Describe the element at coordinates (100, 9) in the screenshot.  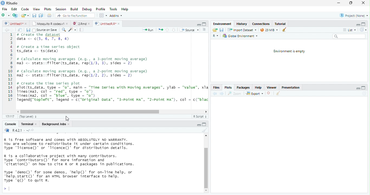
I see `Profile` at that location.